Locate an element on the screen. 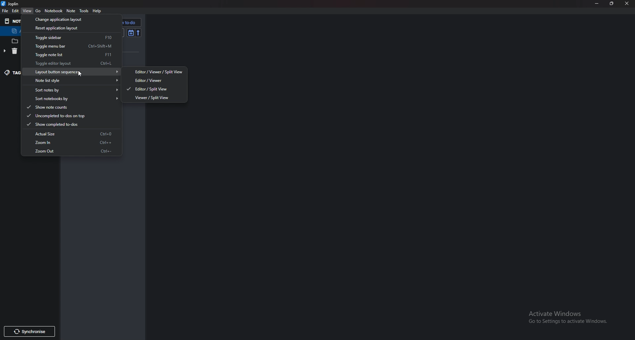 The width and height of the screenshot is (635, 340). Editor/ Splitview is located at coordinates (152, 89).